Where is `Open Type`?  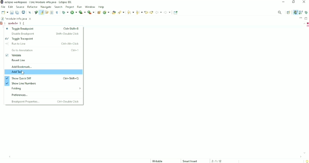
Open Type is located at coordinates (113, 12).